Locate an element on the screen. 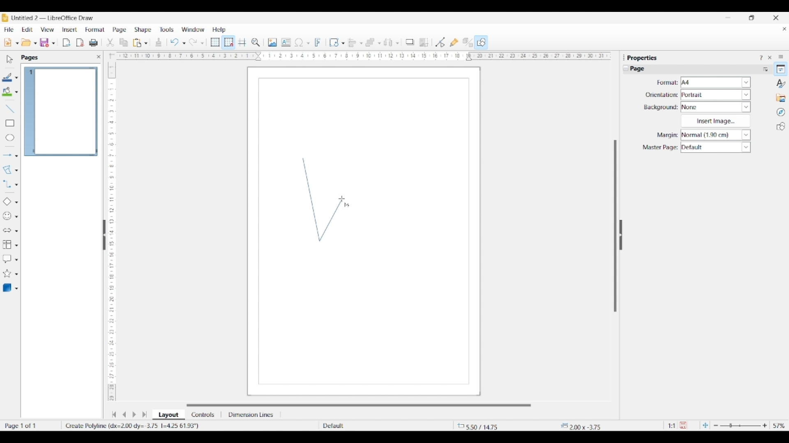 Image resolution: width=789 pixels, height=443 pixels. Selected copy options is located at coordinates (110, 43).